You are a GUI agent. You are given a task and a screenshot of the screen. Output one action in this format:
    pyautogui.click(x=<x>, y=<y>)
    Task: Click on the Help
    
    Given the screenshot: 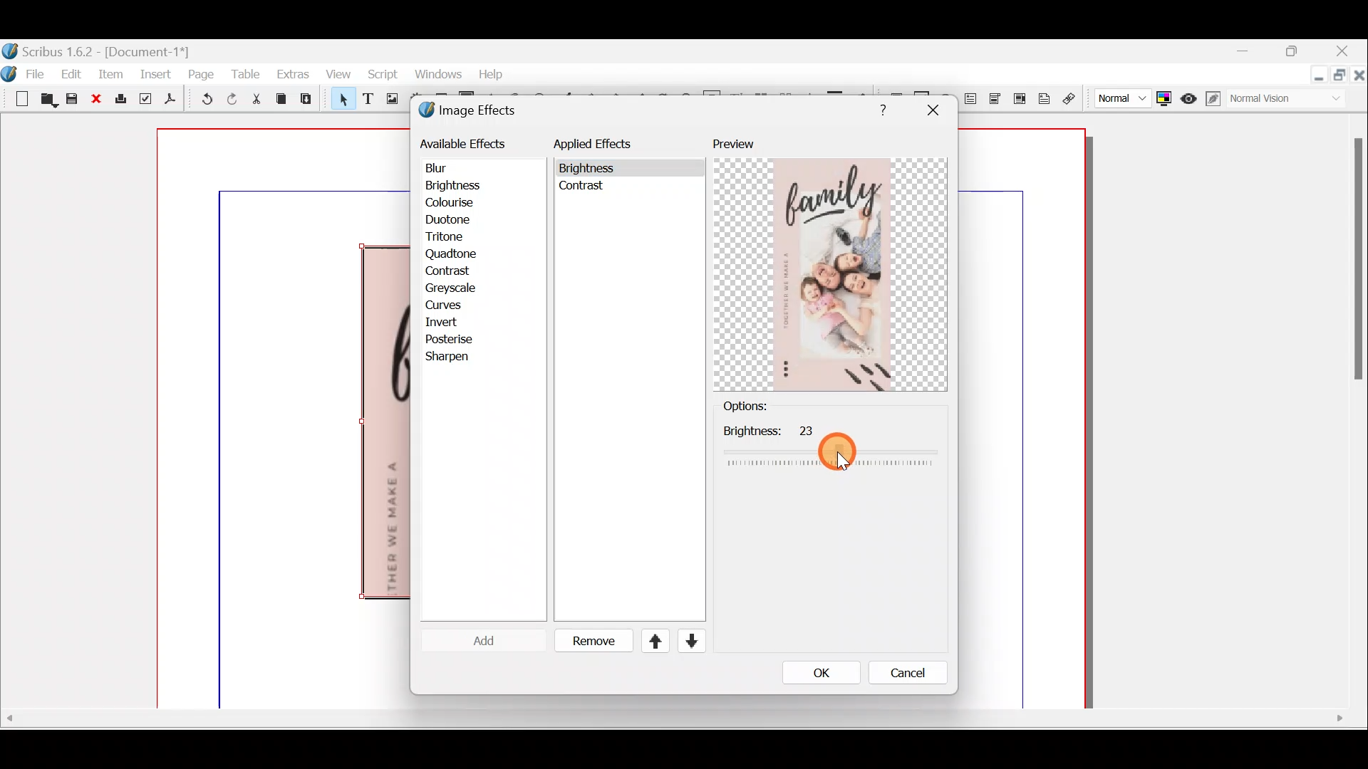 What is the action you would take?
    pyautogui.click(x=491, y=73)
    